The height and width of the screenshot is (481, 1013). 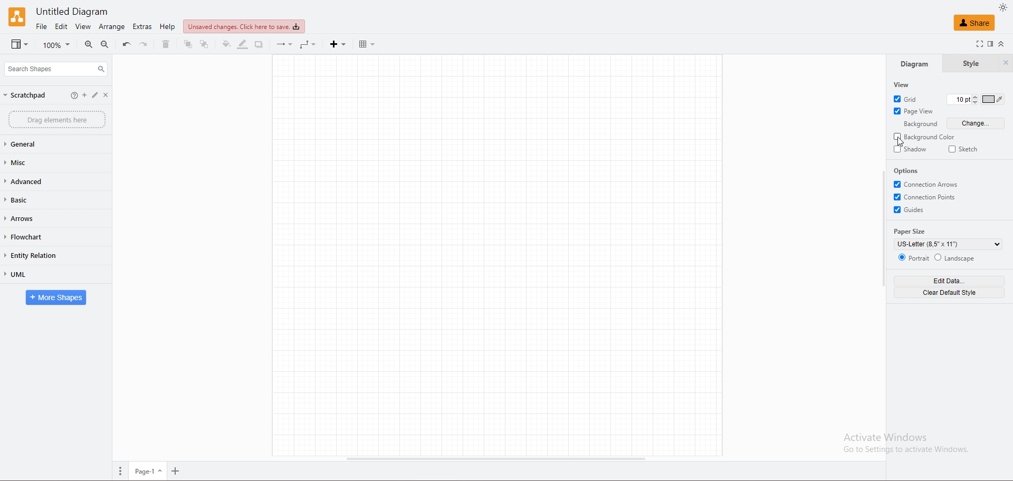 I want to click on waypoint, so click(x=310, y=44).